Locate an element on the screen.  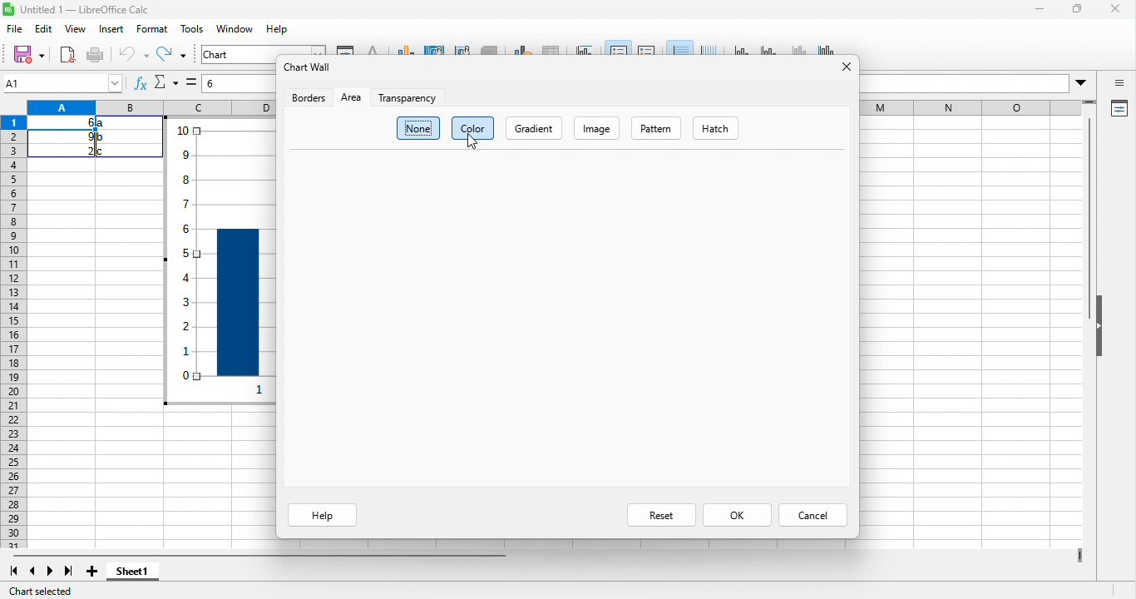
pattern is located at coordinates (658, 128).